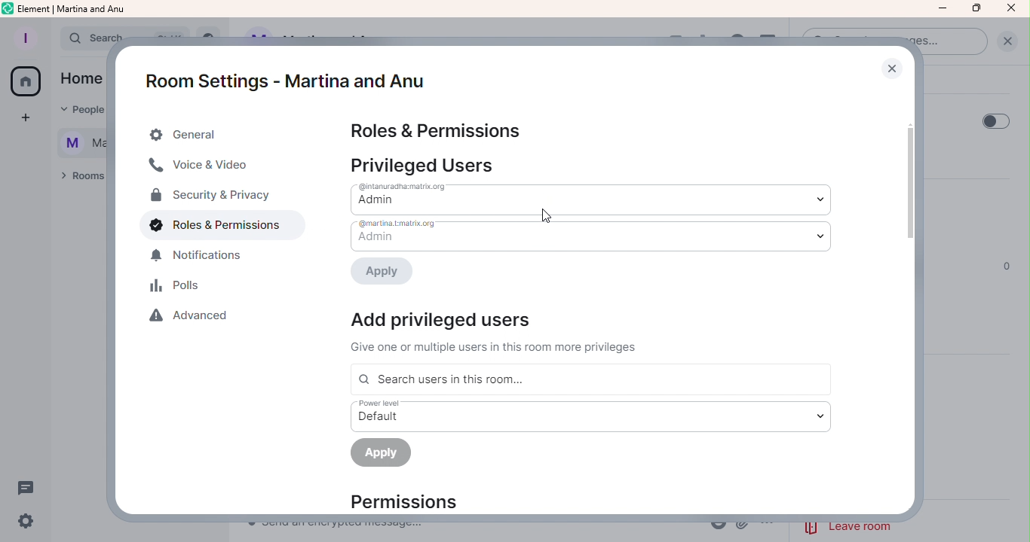  I want to click on Room settings - Martina and Anu, so click(280, 72).